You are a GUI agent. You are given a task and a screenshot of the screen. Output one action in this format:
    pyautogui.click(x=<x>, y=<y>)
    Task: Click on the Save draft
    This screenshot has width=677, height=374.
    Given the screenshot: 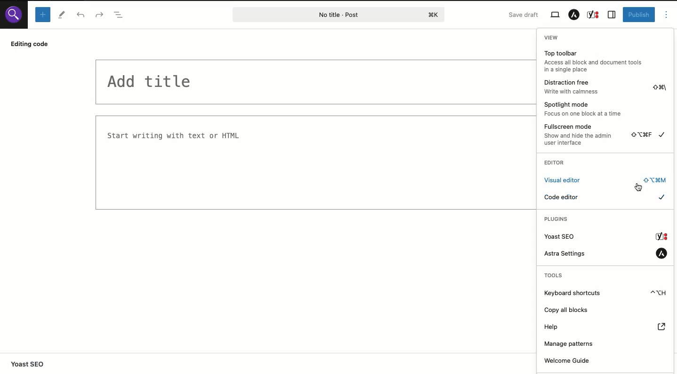 What is the action you would take?
    pyautogui.click(x=524, y=15)
    